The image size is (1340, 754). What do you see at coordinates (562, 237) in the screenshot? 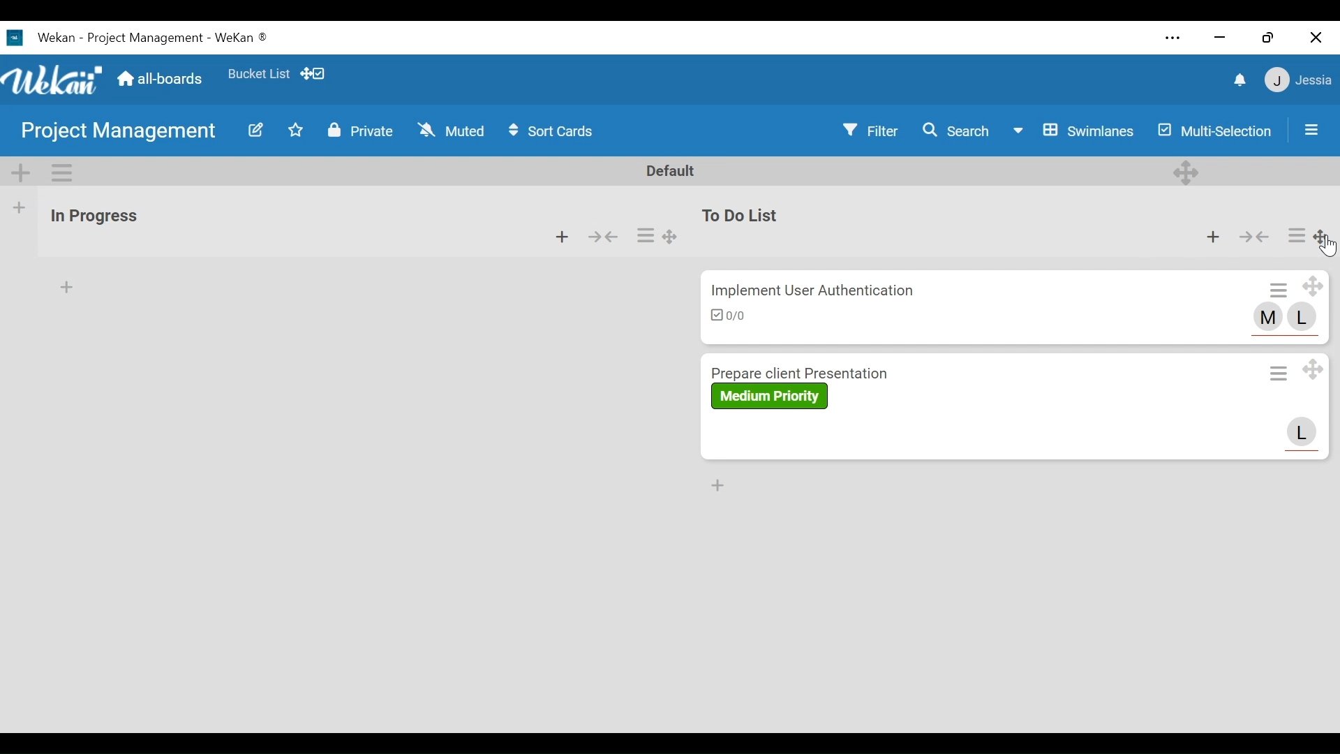
I see `Add card to the top of list` at bounding box center [562, 237].